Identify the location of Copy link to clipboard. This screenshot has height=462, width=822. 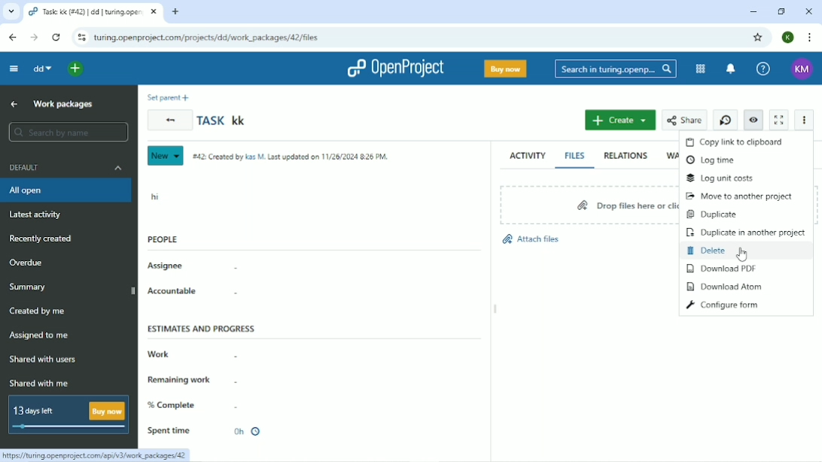
(735, 142).